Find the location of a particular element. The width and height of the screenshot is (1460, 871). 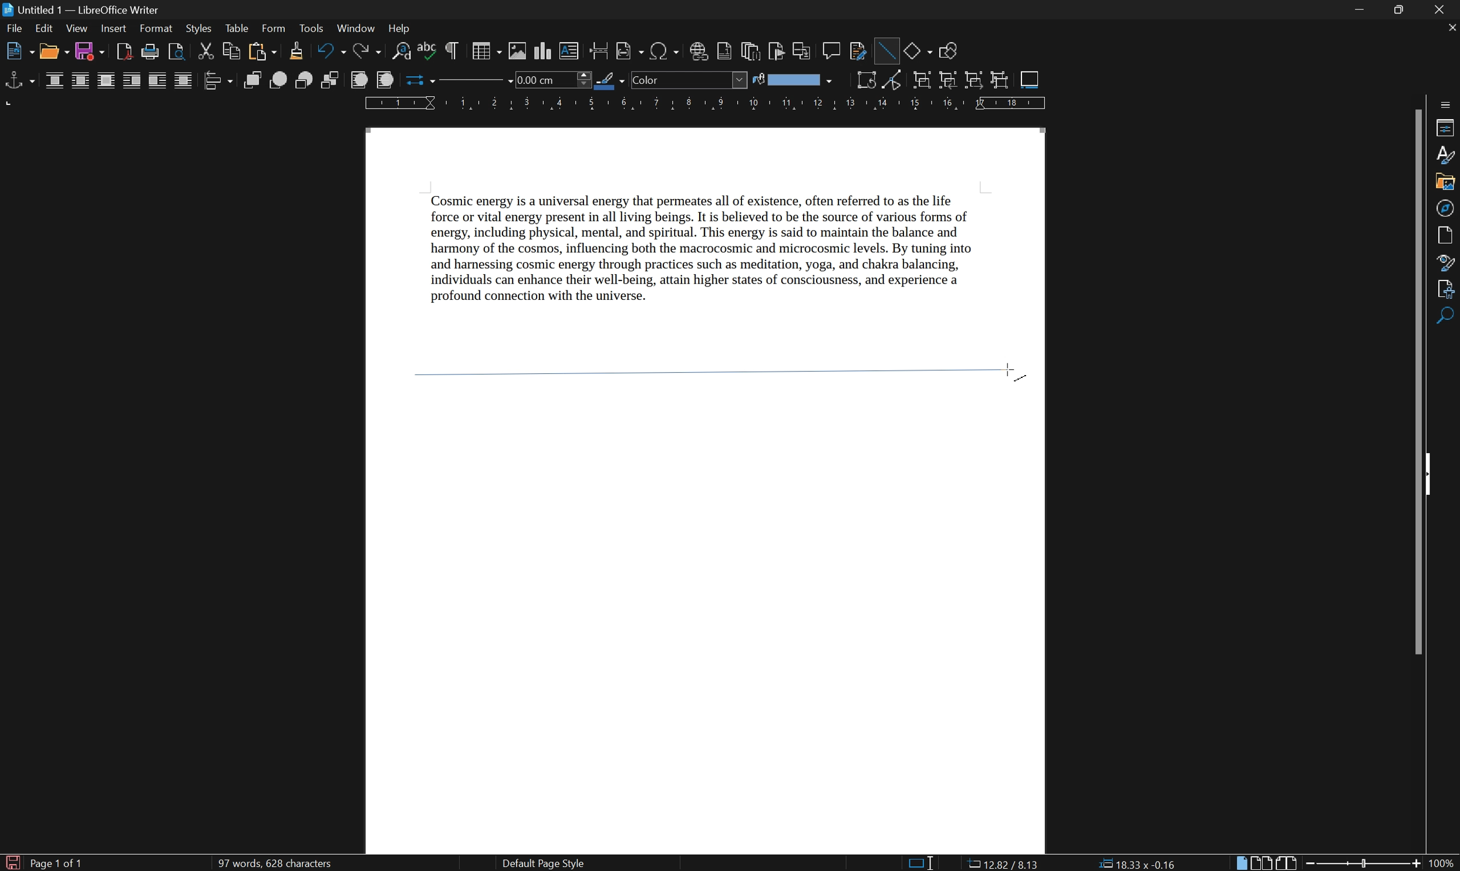

toggle print preview is located at coordinates (174, 50).